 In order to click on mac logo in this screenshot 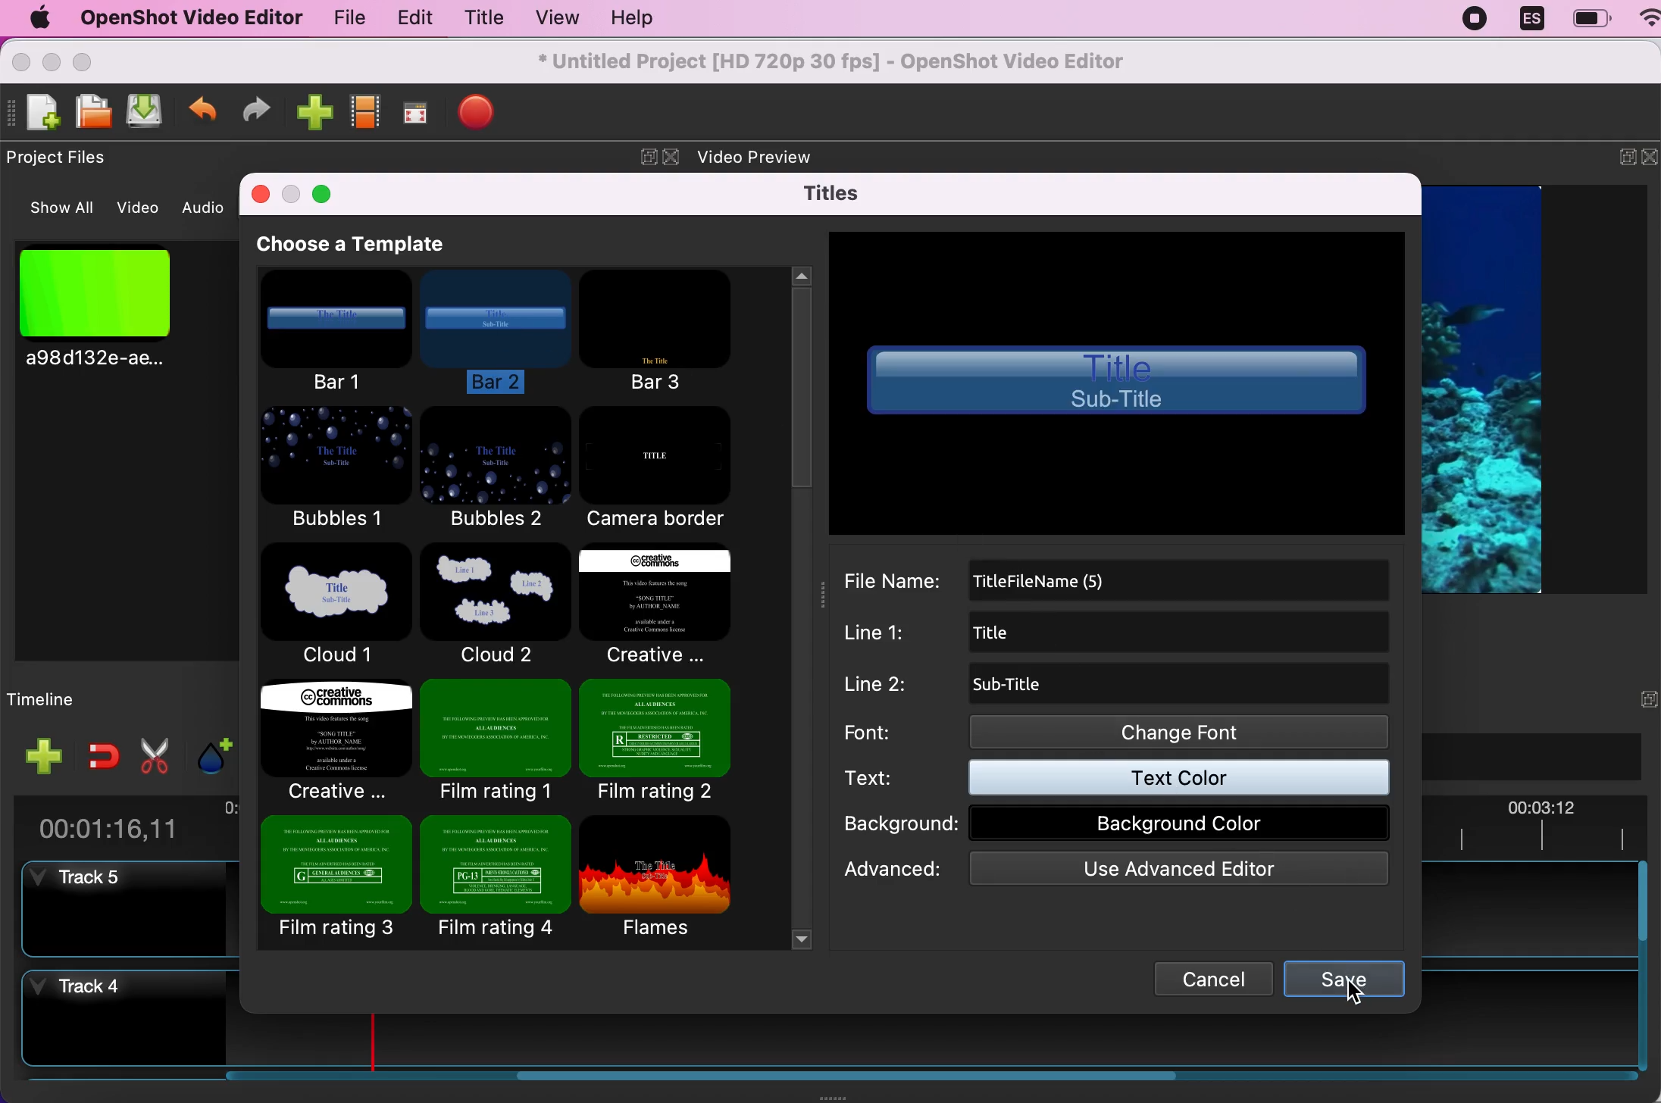, I will do `click(39, 17)`.